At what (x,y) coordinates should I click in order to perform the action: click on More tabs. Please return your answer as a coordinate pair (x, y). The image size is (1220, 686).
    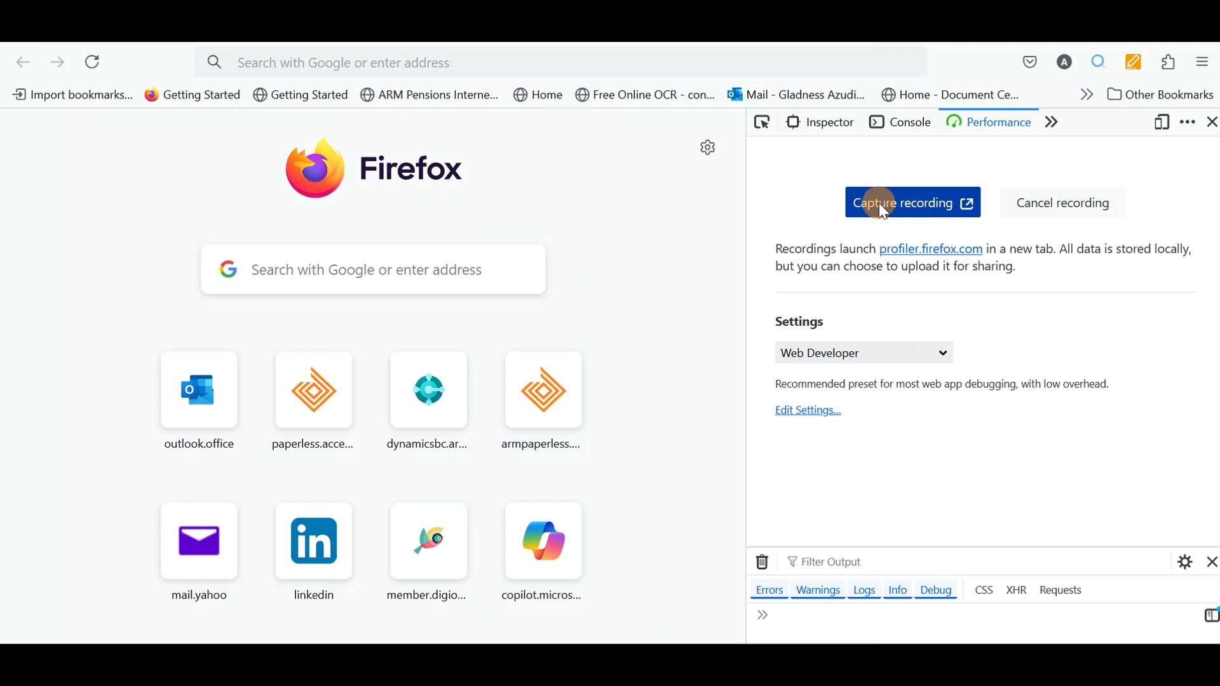
    Looking at the image, I should click on (1122, 122).